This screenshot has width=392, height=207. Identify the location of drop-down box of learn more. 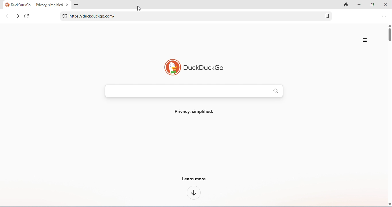
(194, 192).